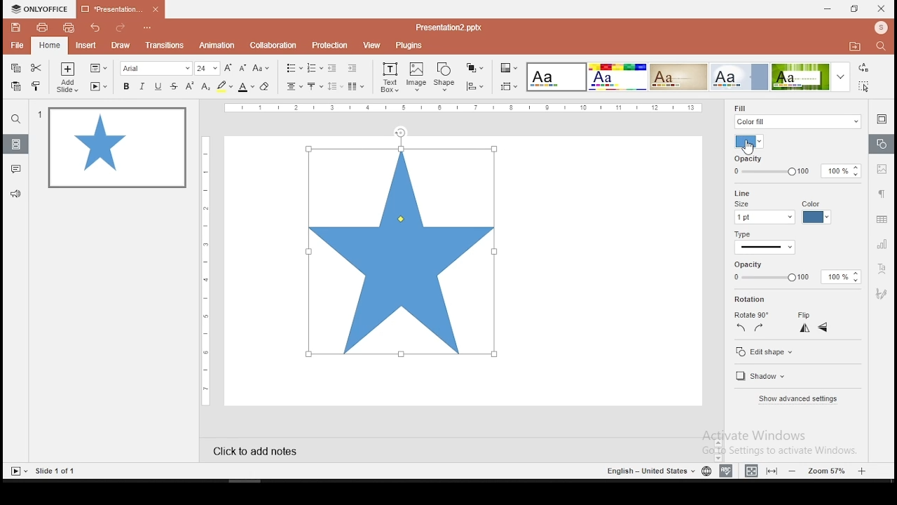 This screenshot has width=897, height=505. I want to click on spacing, so click(334, 86).